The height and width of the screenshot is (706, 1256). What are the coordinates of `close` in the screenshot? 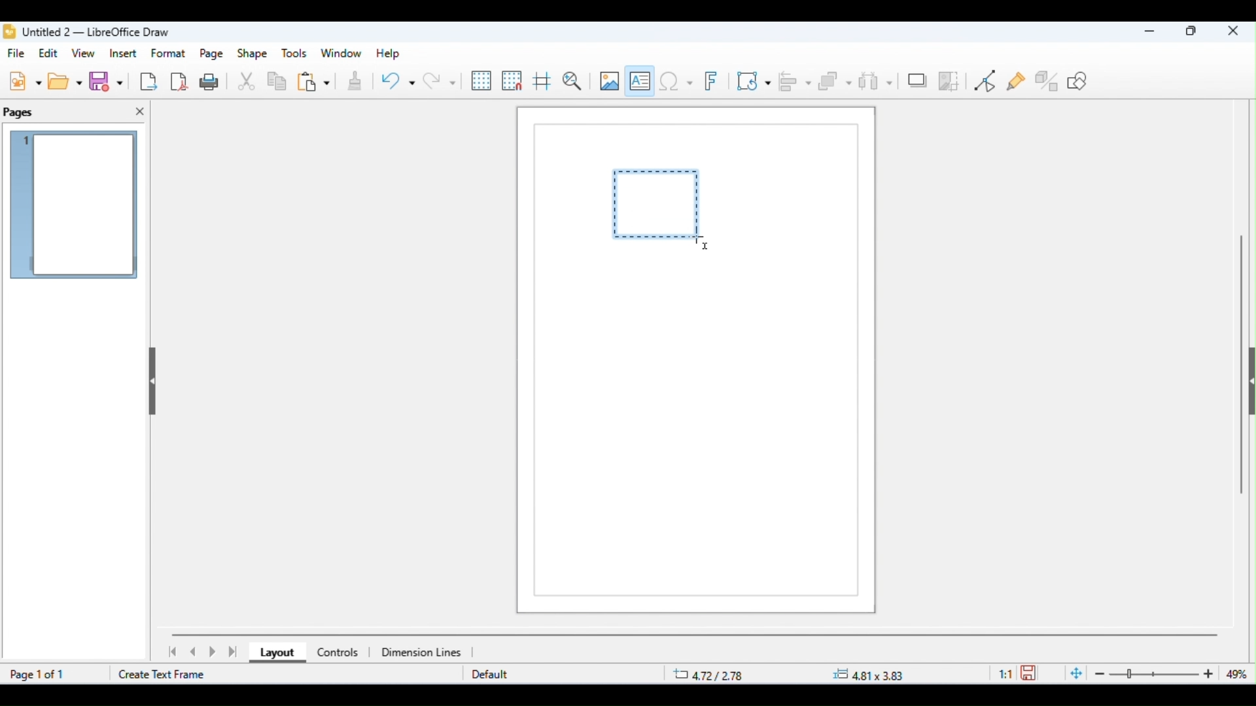 It's located at (140, 112).